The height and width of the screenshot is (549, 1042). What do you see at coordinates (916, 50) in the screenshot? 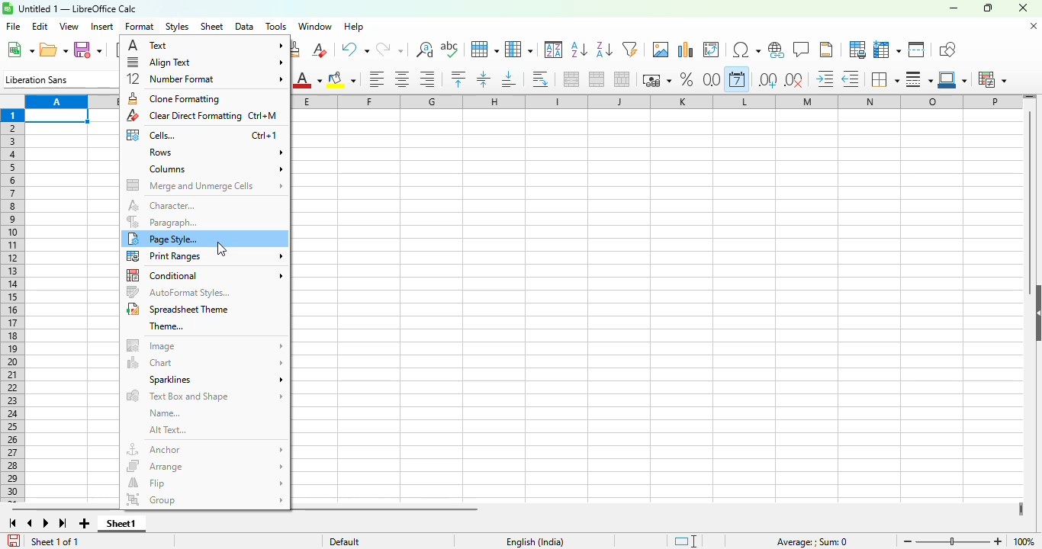
I see `split window` at bounding box center [916, 50].